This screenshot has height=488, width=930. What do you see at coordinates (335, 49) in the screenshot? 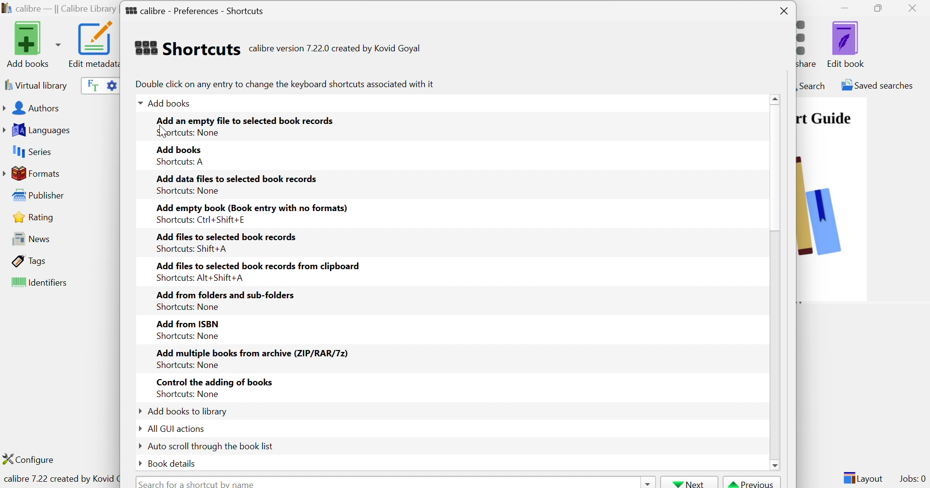
I see `calibre version 7.22.0 created by Kovid Goyal` at bounding box center [335, 49].